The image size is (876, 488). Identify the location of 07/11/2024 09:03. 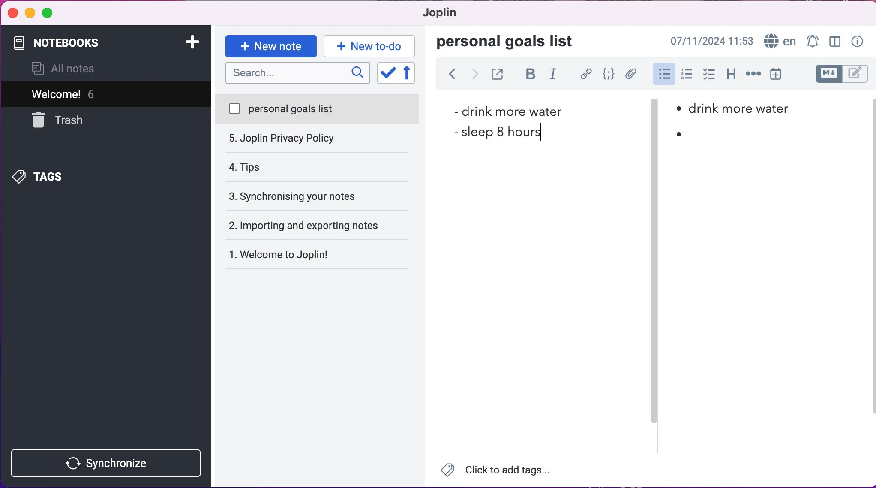
(711, 40).